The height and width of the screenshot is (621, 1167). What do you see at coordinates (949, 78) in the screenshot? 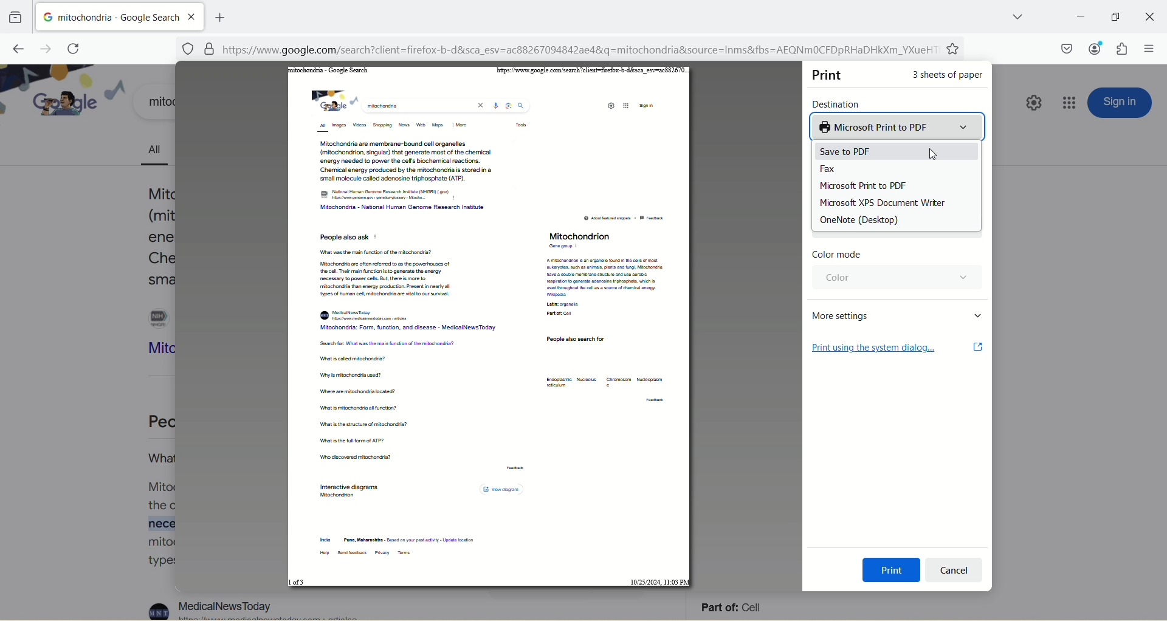
I see `3 sheets of paper` at bounding box center [949, 78].